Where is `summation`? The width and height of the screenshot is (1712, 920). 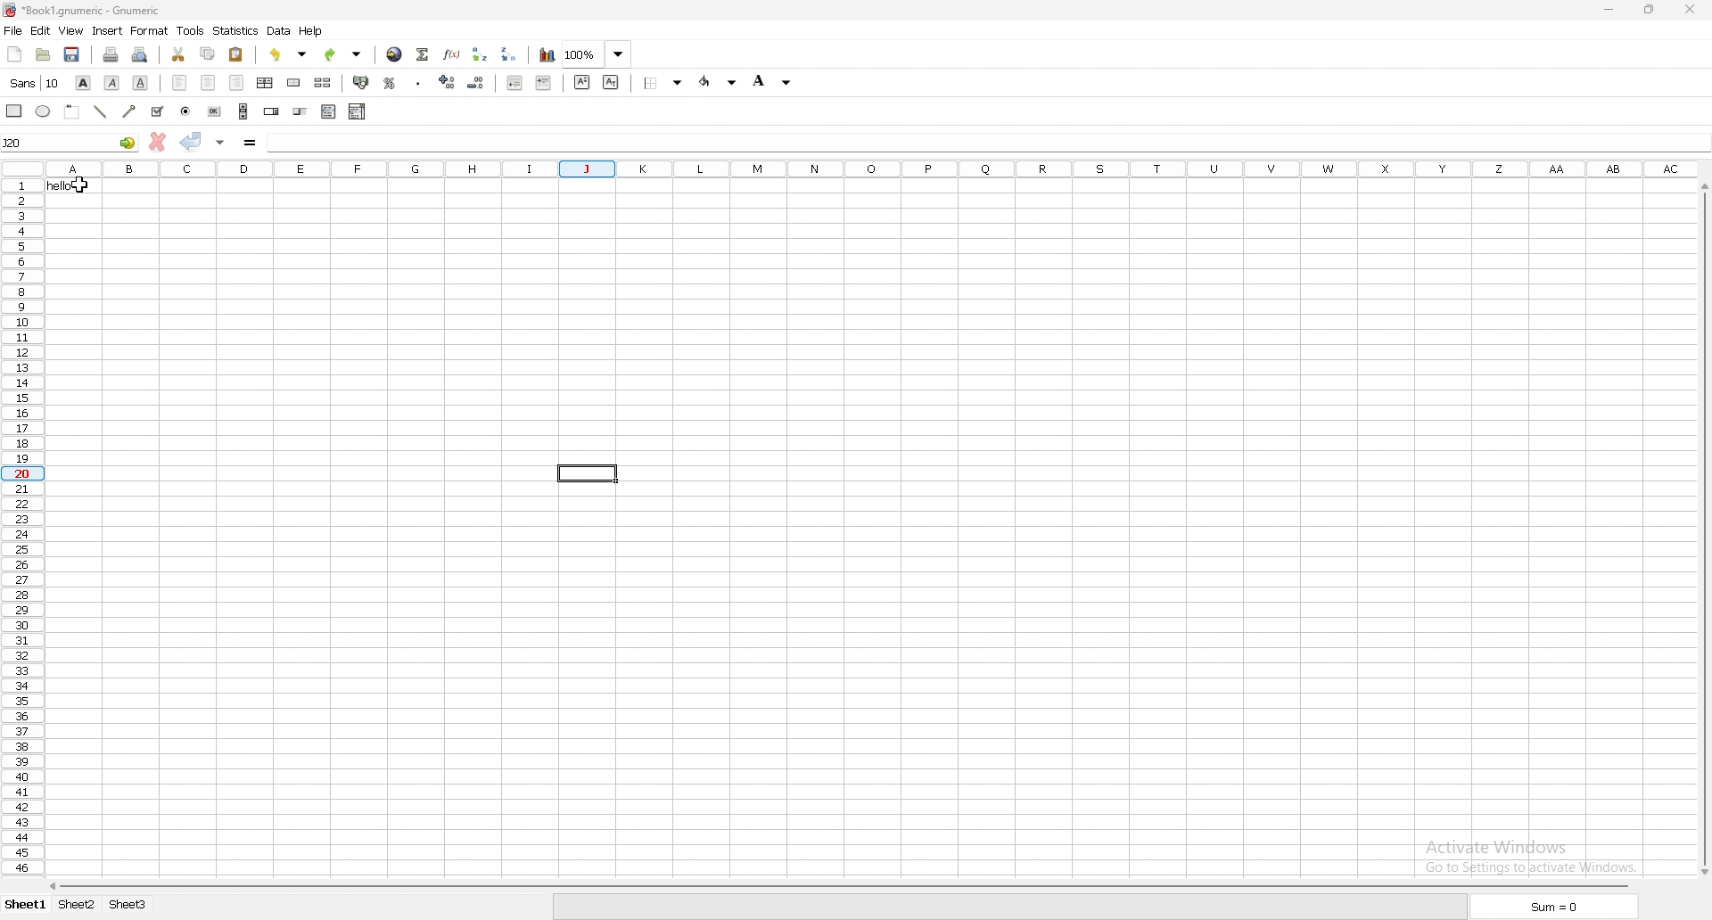
summation is located at coordinates (422, 54).